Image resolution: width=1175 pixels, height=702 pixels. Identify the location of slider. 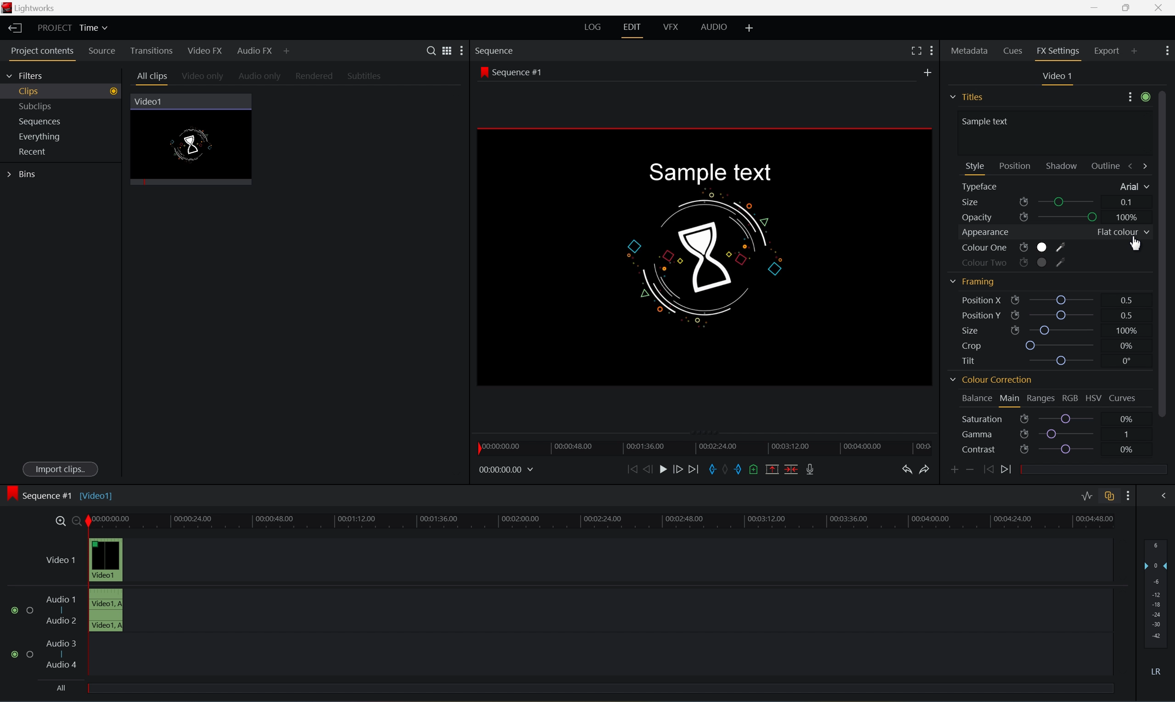
(1069, 419).